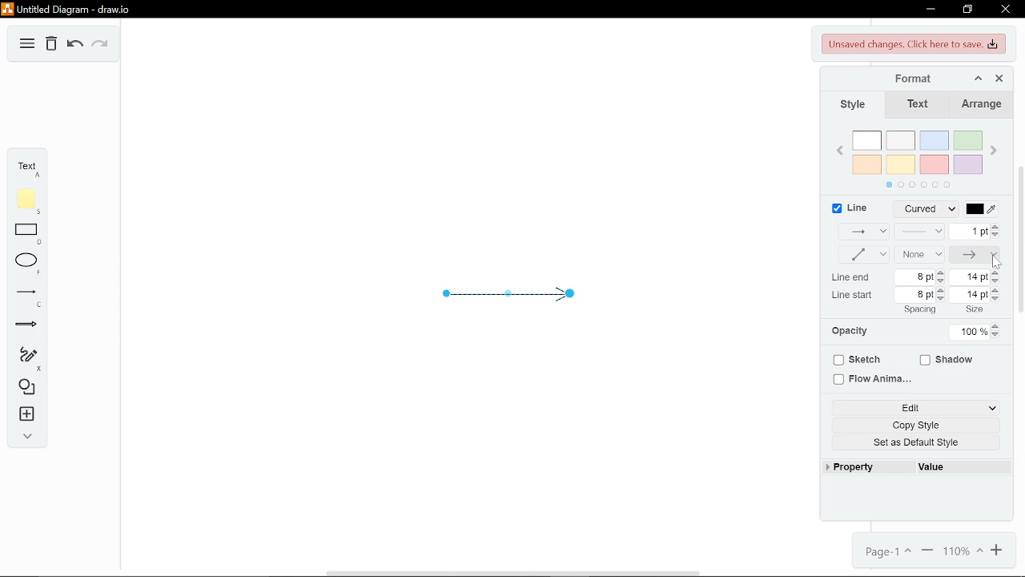 Image resolution: width=1025 pixels, height=577 pixels. Describe the element at coordinates (996, 551) in the screenshot. I see `Zoom in` at that location.